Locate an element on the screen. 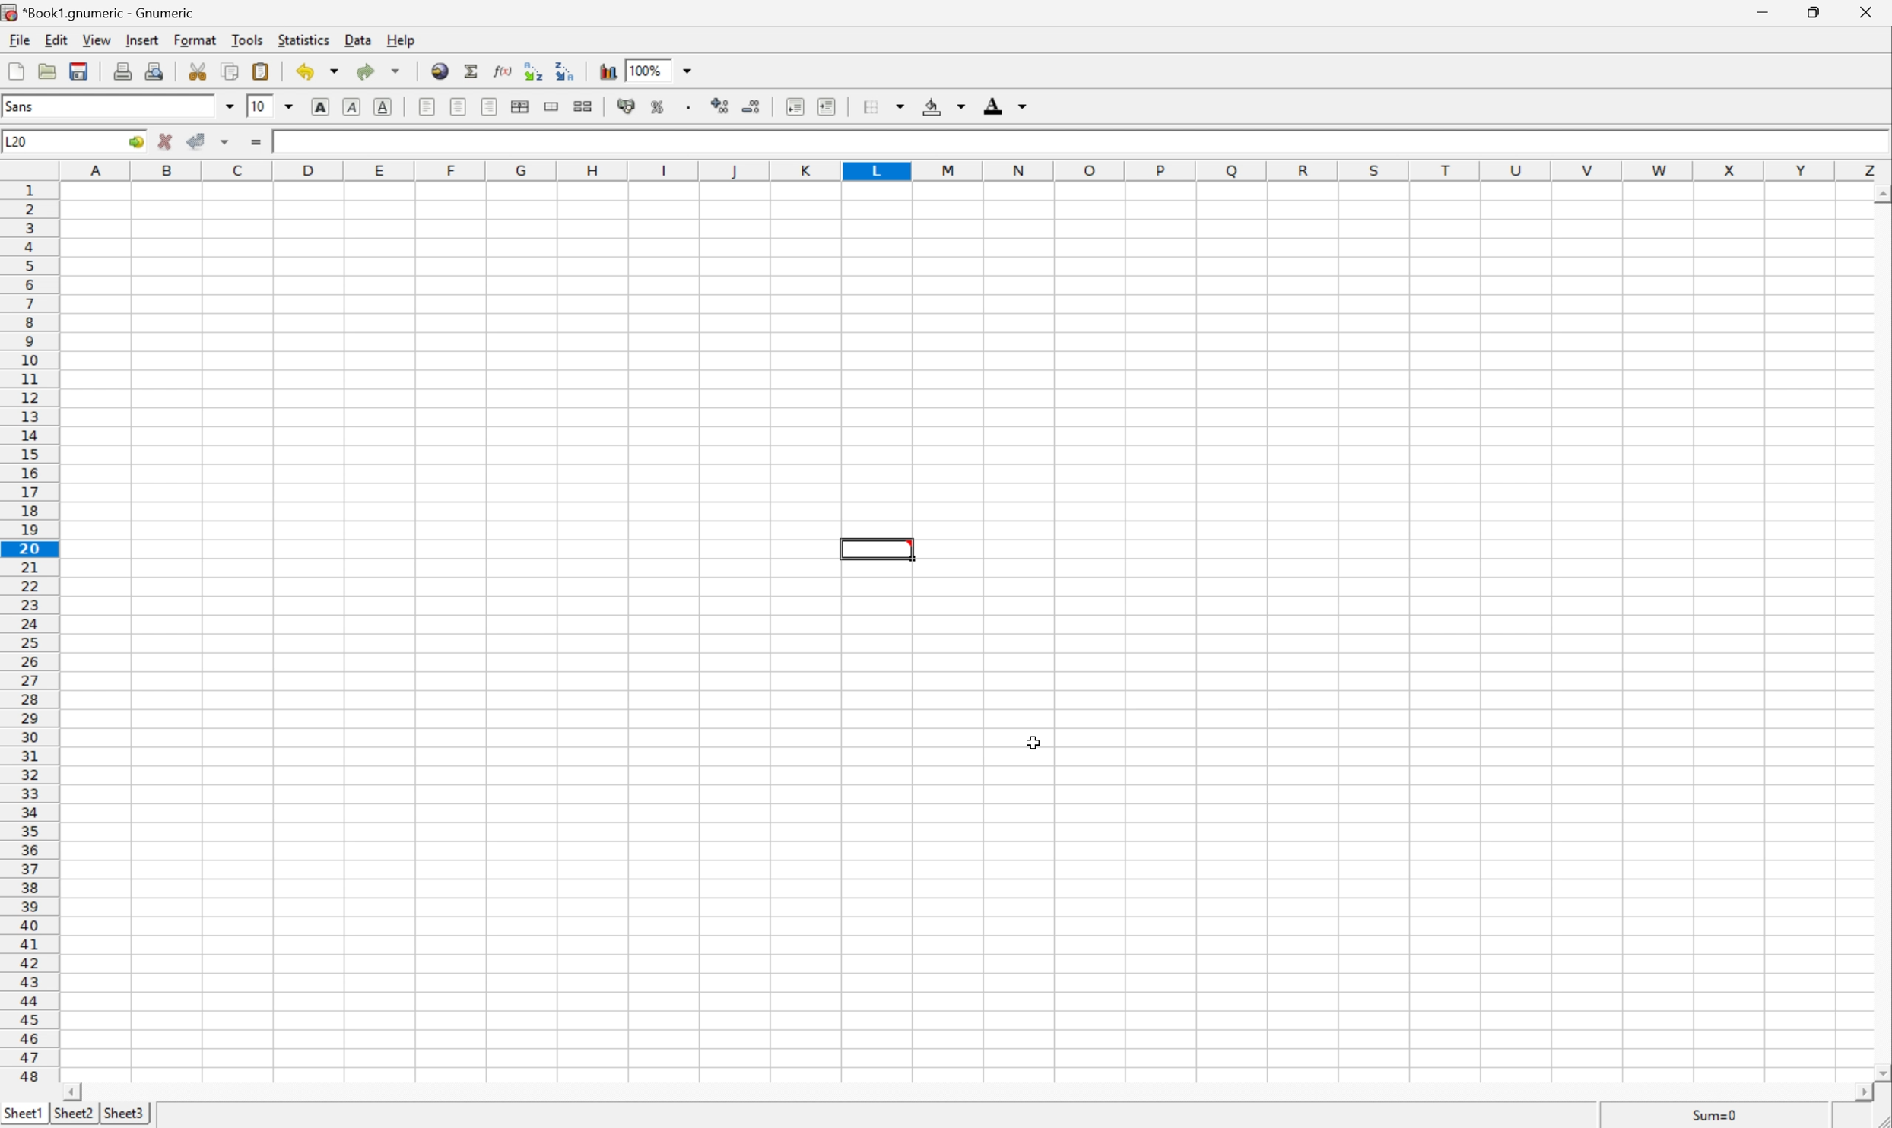 Image resolution: width=1892 pixels, height=1128 pixels. Sort the selected region in ascending order based on the first column selected is located at coordinates (530, 68).